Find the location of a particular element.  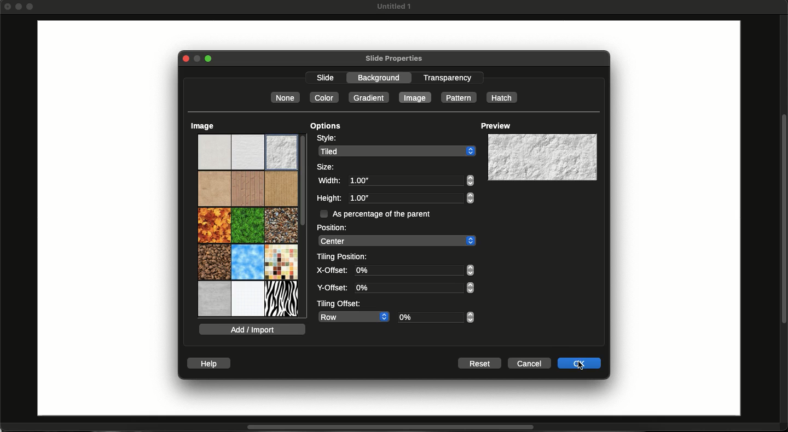

Checkbox is located at coordinates (323, 213).